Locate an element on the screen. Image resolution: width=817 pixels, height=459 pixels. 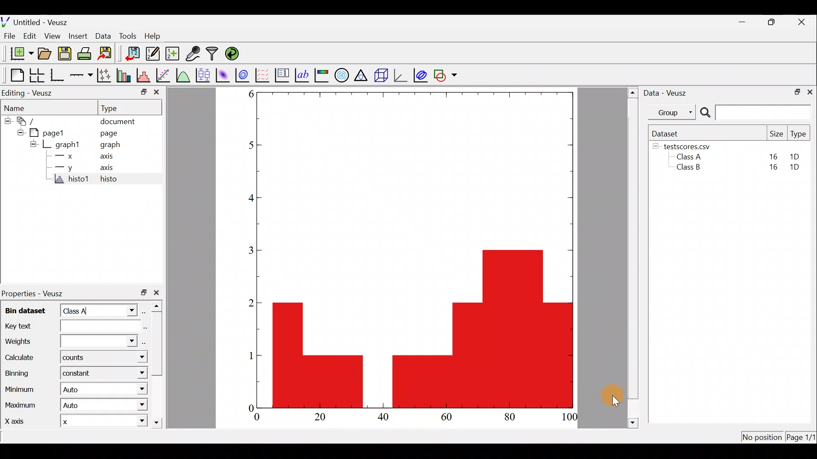
Edit is located at coordinates (31, 36).